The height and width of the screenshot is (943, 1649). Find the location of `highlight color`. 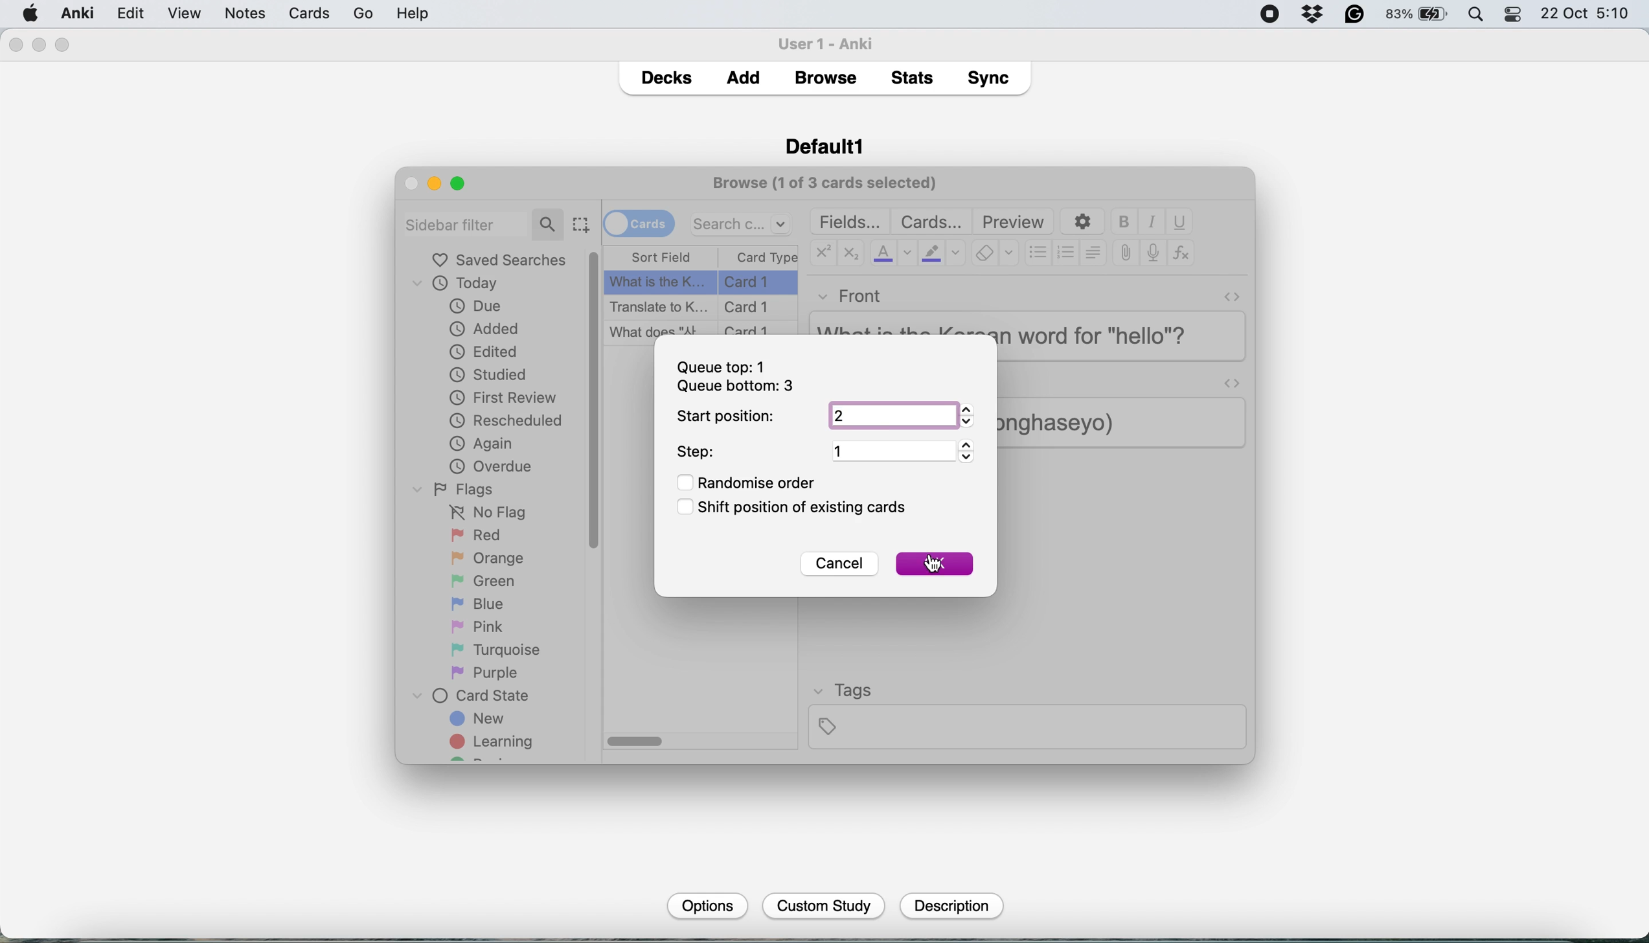

highlight color is located at coordinates (941, 255).